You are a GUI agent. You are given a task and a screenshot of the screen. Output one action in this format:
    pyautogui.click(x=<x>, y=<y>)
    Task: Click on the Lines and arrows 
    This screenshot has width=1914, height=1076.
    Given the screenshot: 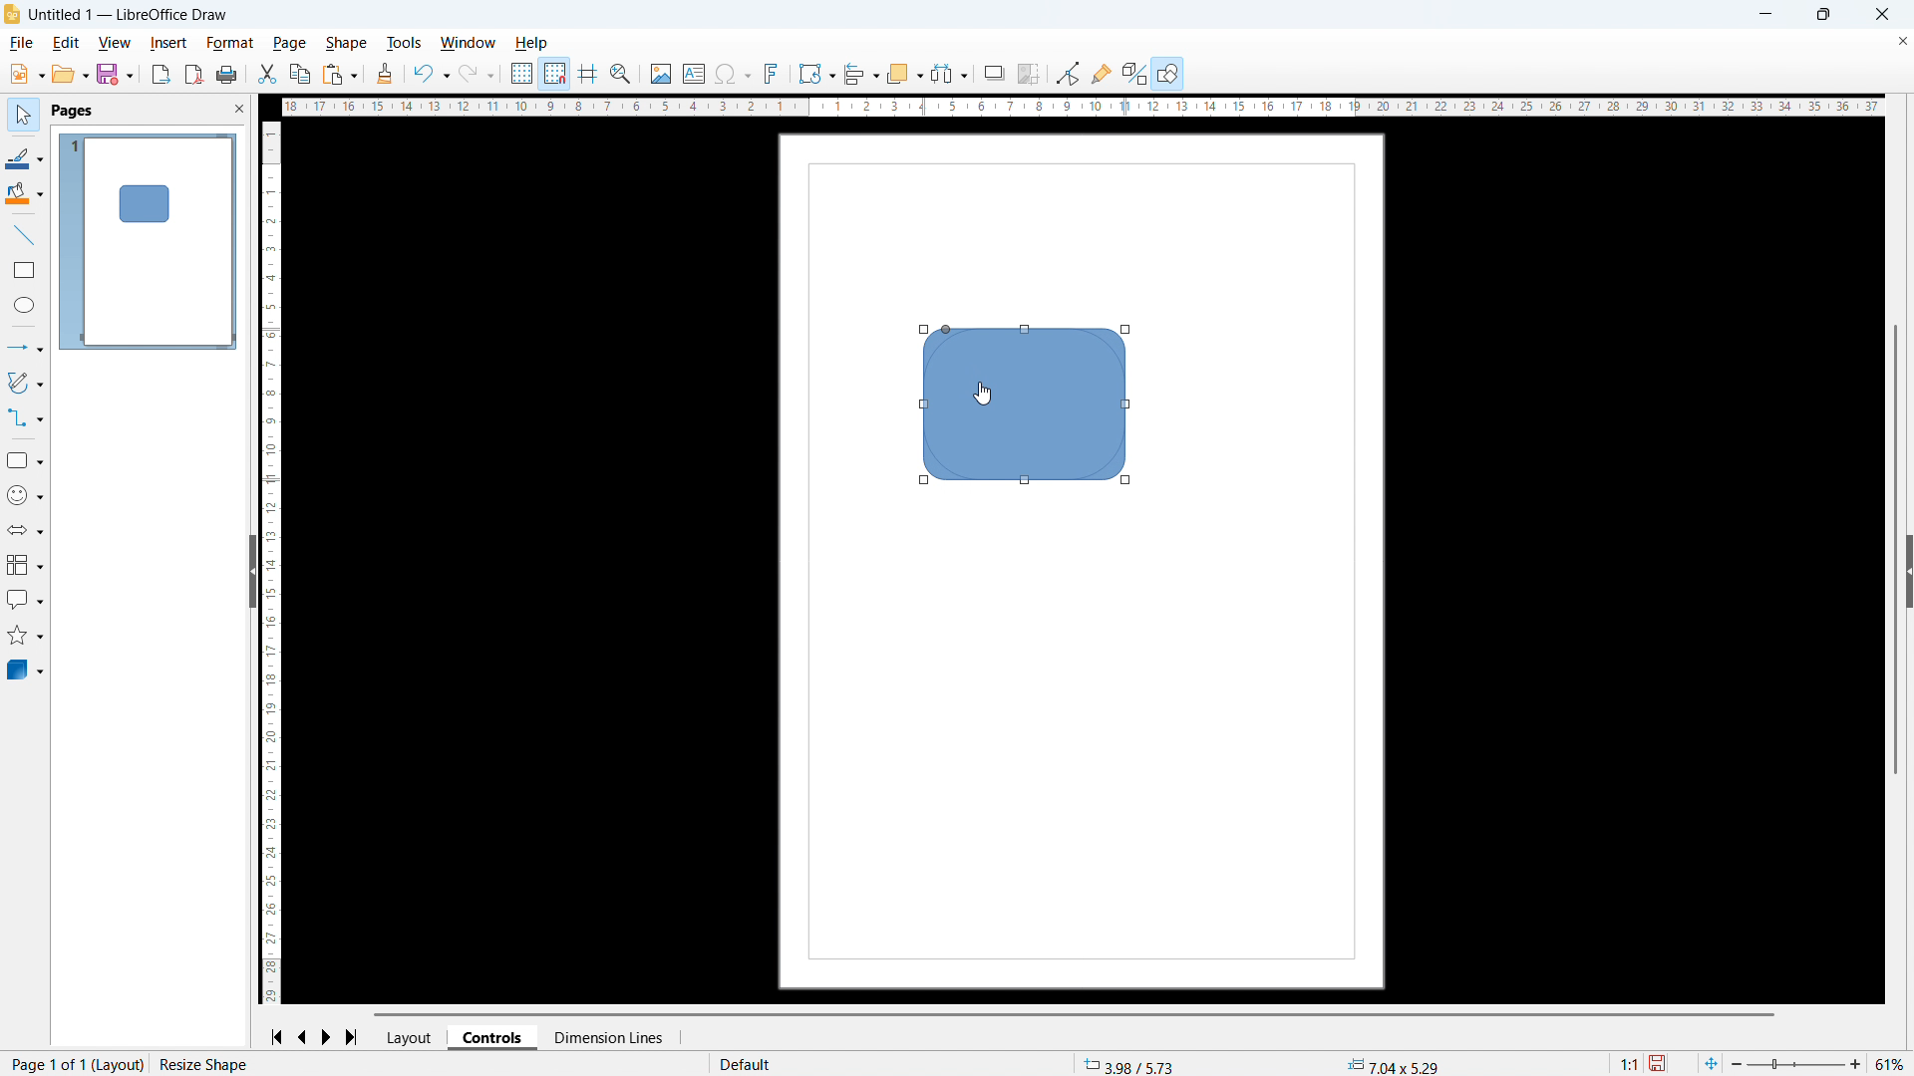 What is the action you would take?
    pyautogui.click(x=26, y=347)
    